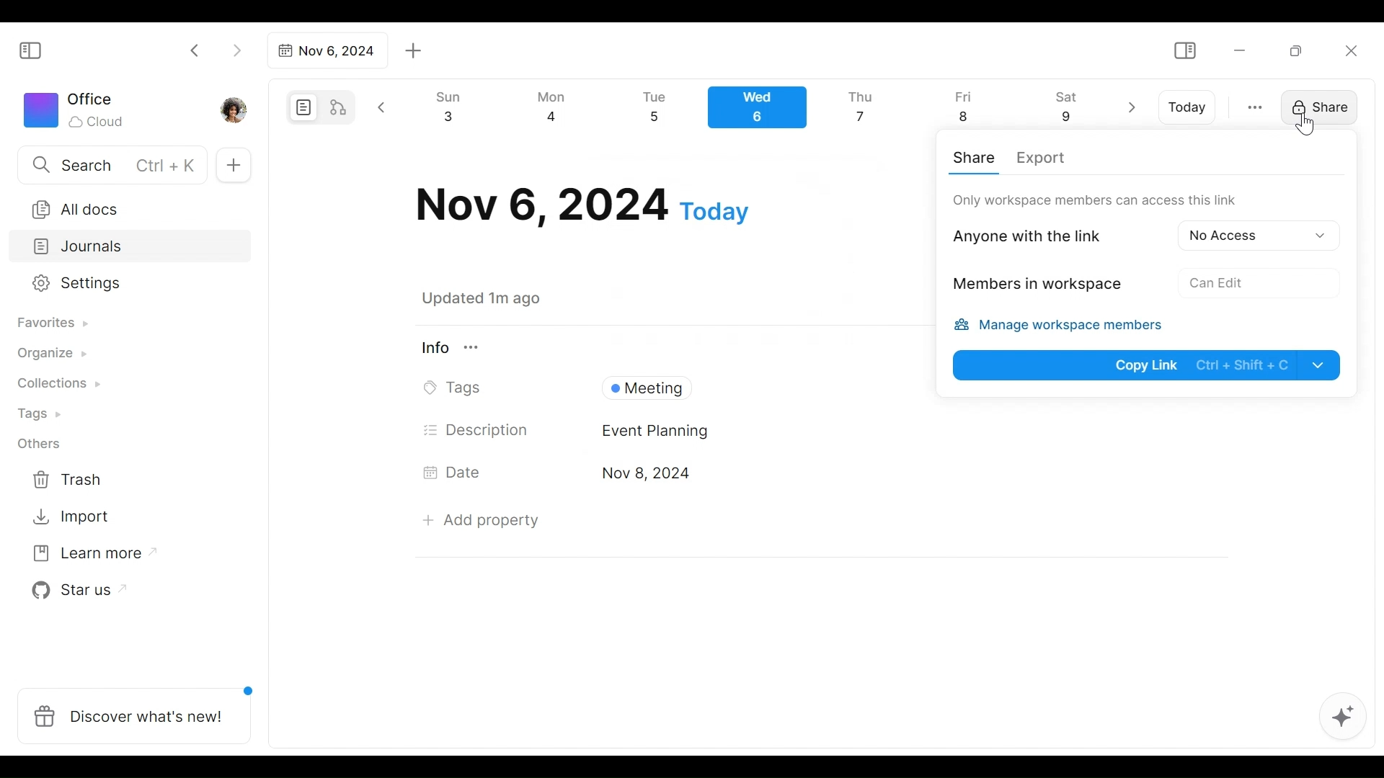  I want to click on Journals, so click(131, 248).